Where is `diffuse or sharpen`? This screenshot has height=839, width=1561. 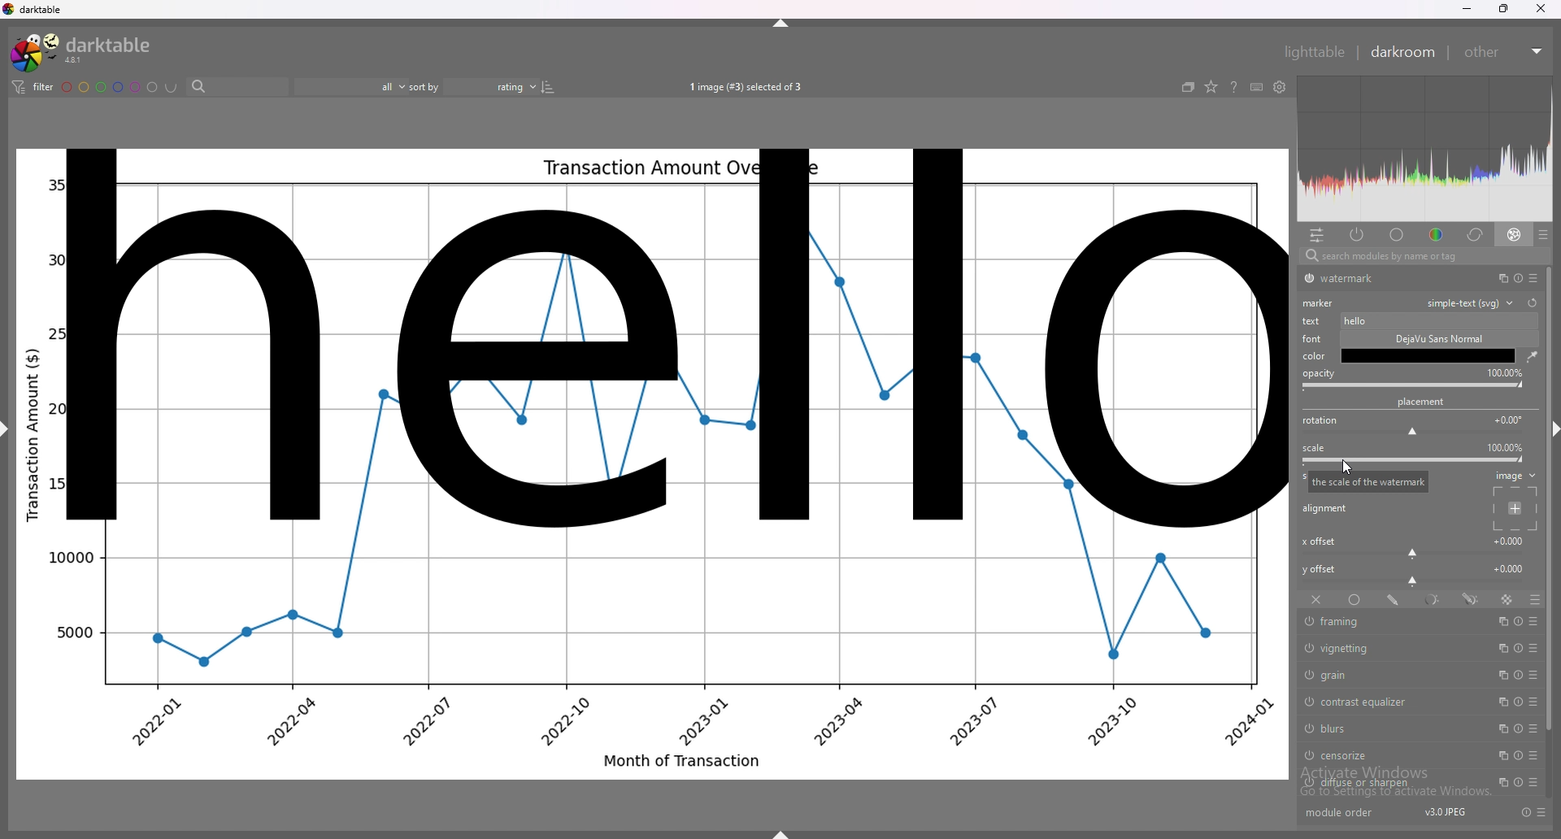
diffuse or sharpen is located at coordinates (1389, 783).